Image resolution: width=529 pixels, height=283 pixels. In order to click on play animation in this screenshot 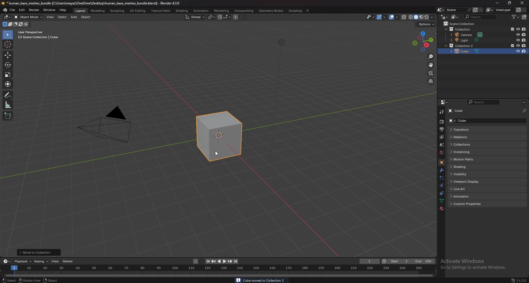, I will do `click(222, 261)`.